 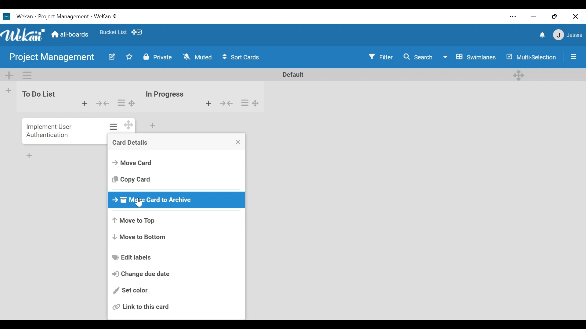 I want to click on Change Watch, so click(x=198, y=57).